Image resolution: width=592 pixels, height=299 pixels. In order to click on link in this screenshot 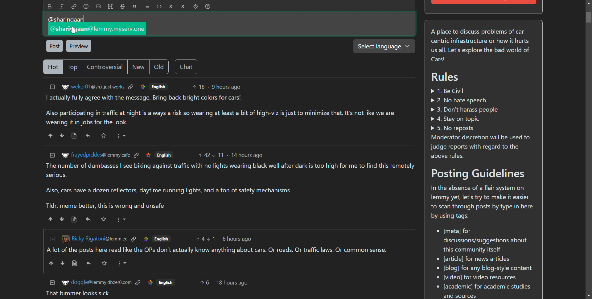, I will do `click(150, 282)`.